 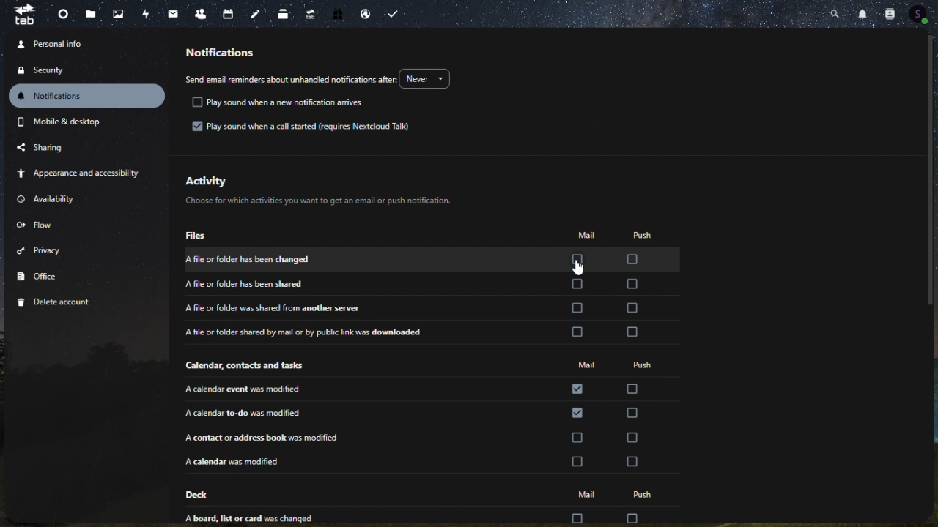 What do you see at coordinates (230, 12) in the screenshot?
I see `calendar` at bounding box center [230, 12].